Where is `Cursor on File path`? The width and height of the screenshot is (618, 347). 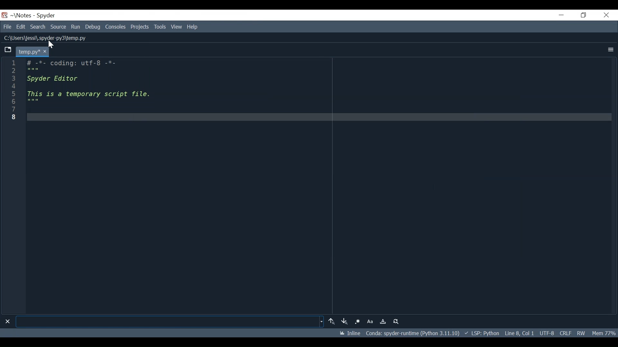
Cursor on File path is located at coordinates (53, 46).